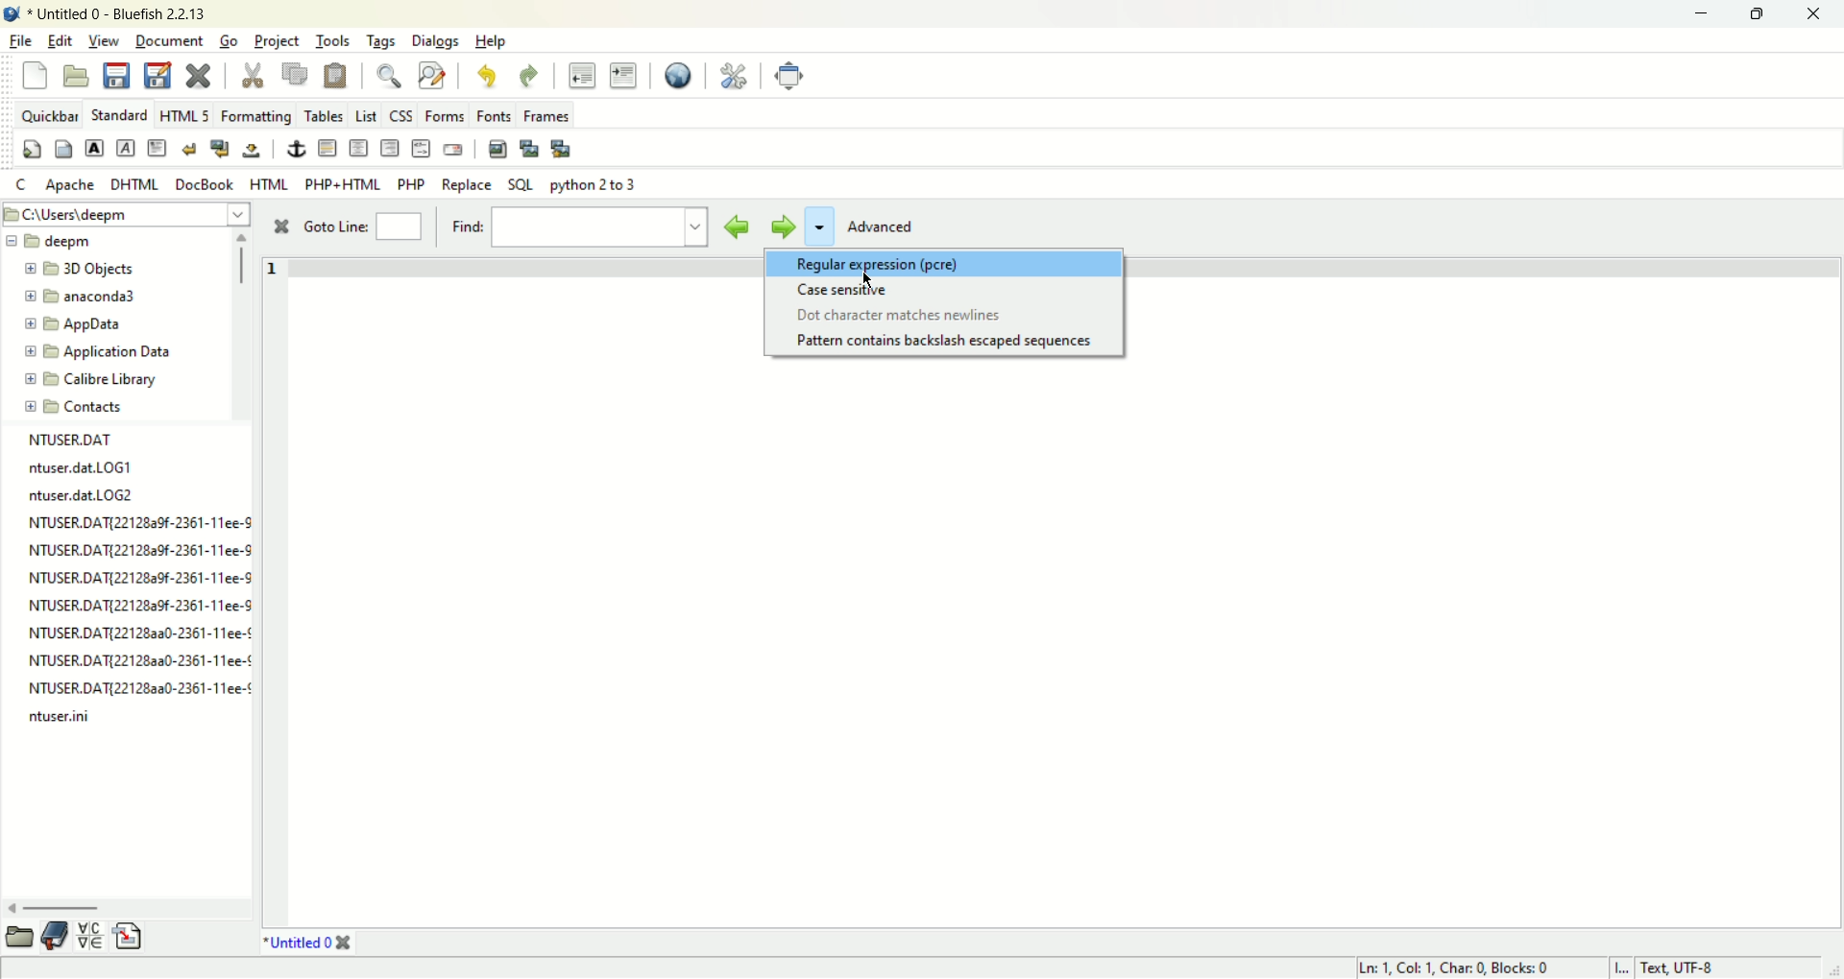 The image size is (1844, 979). I want to click on ntuser.dat.LOG1, so click(86, 467).